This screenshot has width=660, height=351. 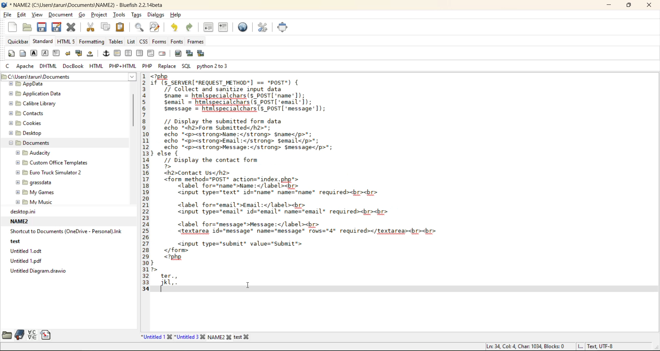 What do you see at coordinates (215, 66) in the screenshot?
I see `python 2 to 3` at bounding box center [215, 66].